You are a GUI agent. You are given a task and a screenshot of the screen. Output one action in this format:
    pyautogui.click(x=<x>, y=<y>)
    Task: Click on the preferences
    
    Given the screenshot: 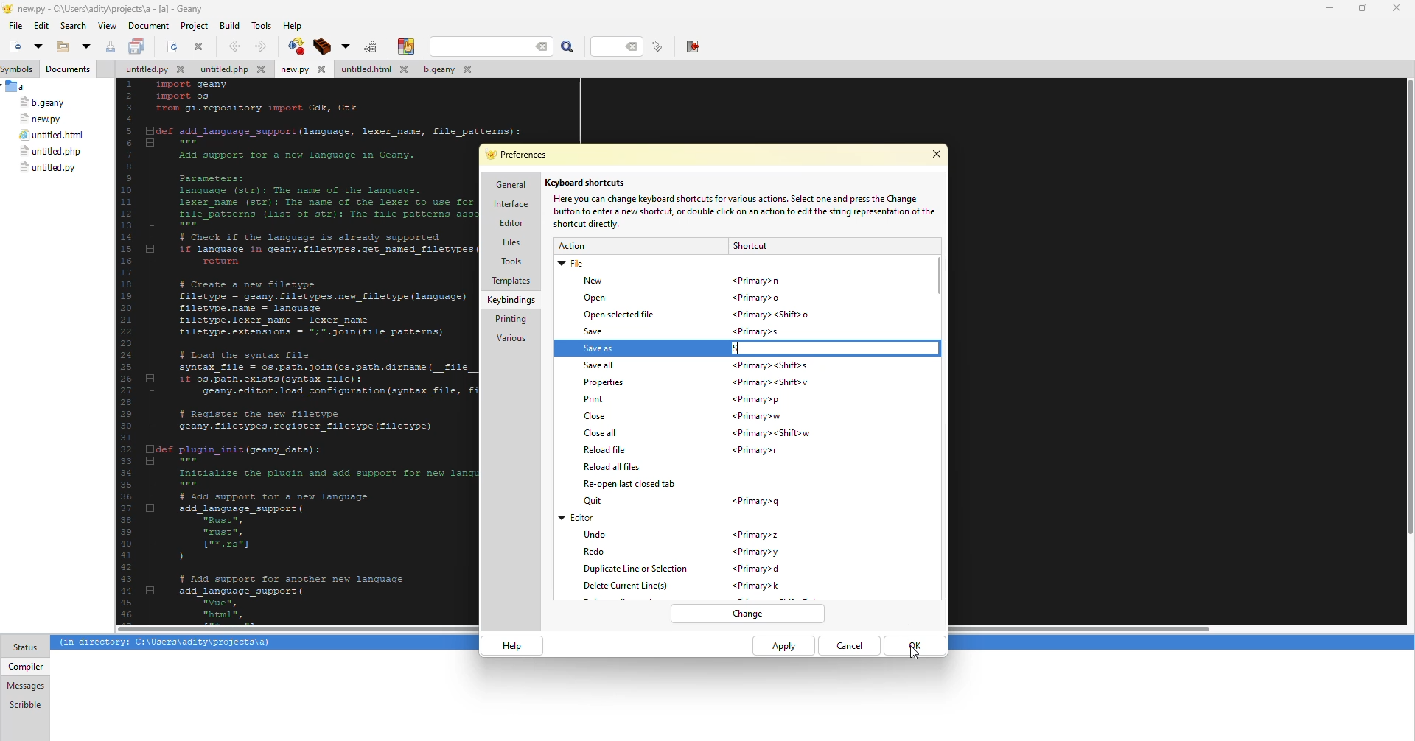 What is the action you would take?
    pyautogui.click(x=521, y=155)
    